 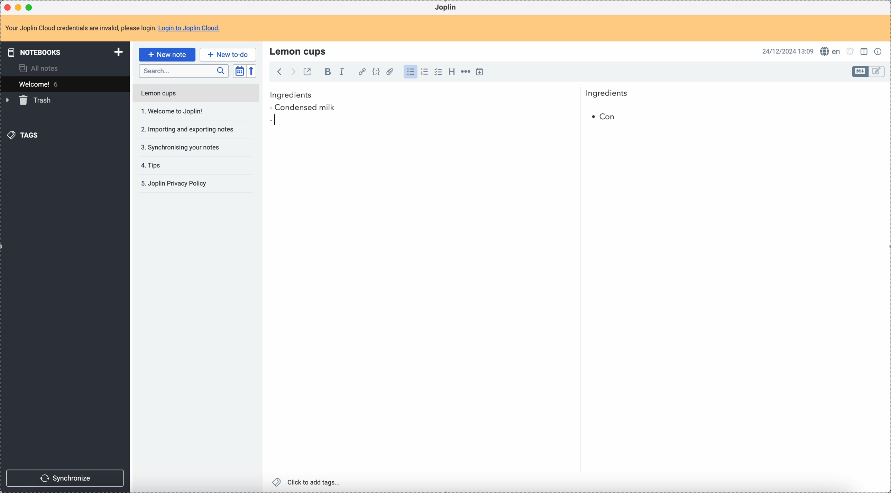 What do you see at coordinates (879, 51) in the screenshot?
I see `note properties` at bounding box center [879, 51].